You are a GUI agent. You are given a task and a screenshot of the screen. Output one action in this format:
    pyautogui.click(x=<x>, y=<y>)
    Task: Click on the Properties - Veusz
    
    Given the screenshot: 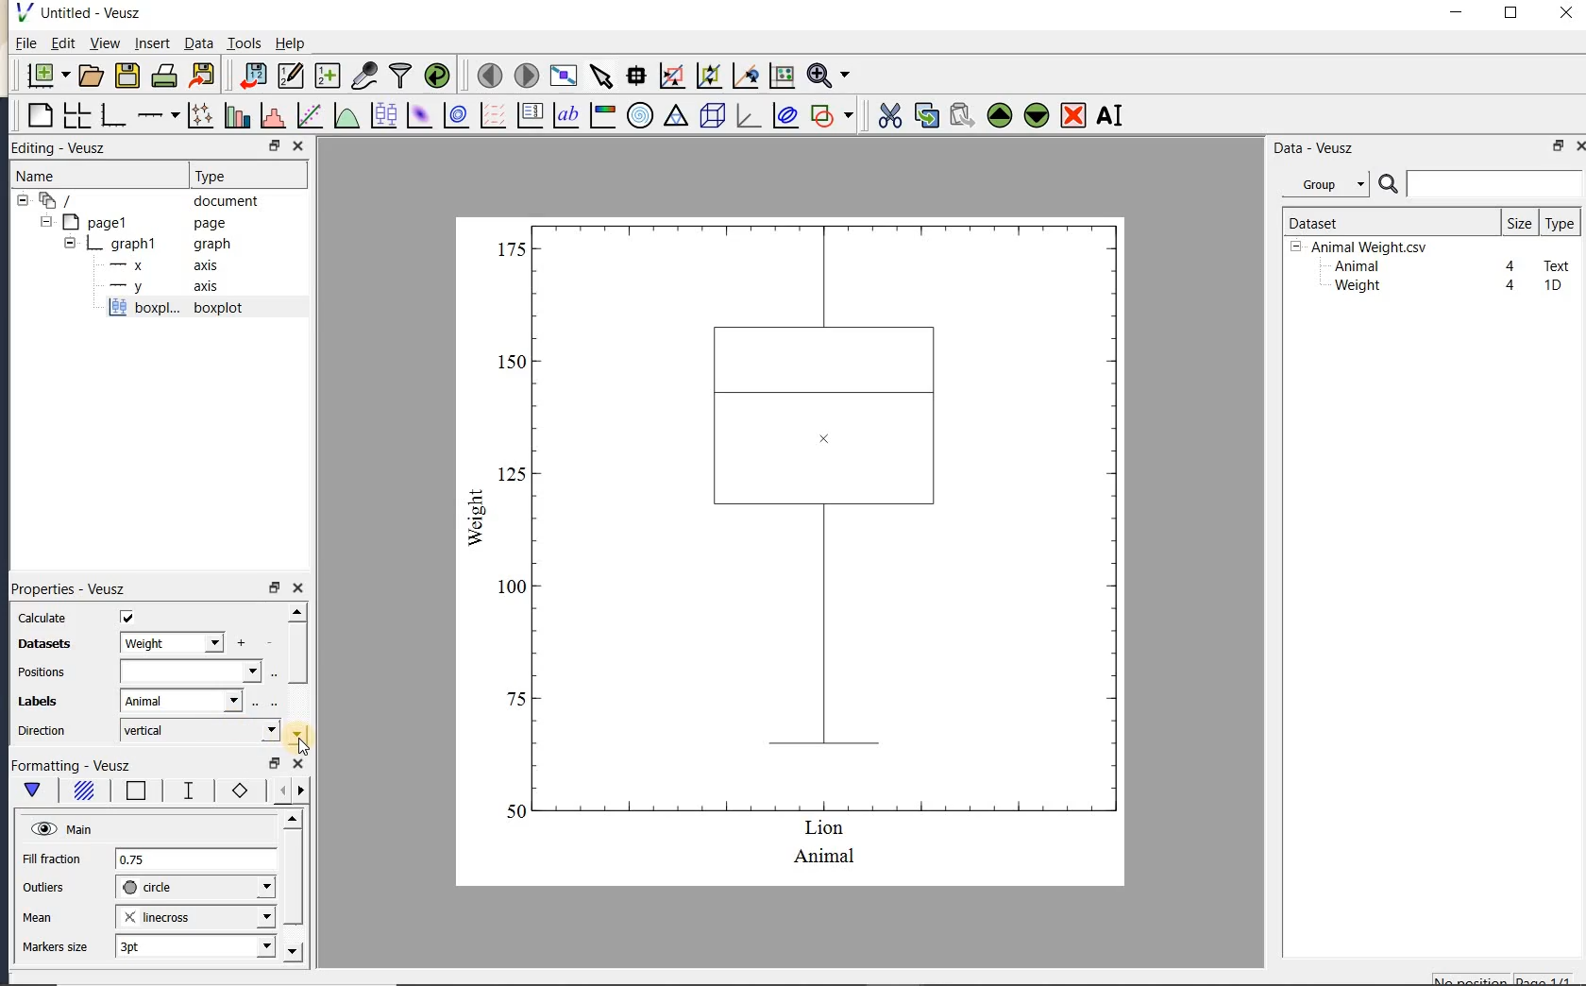 What is the action you would take?
    pyautogui.click(x=67, y=587)
    